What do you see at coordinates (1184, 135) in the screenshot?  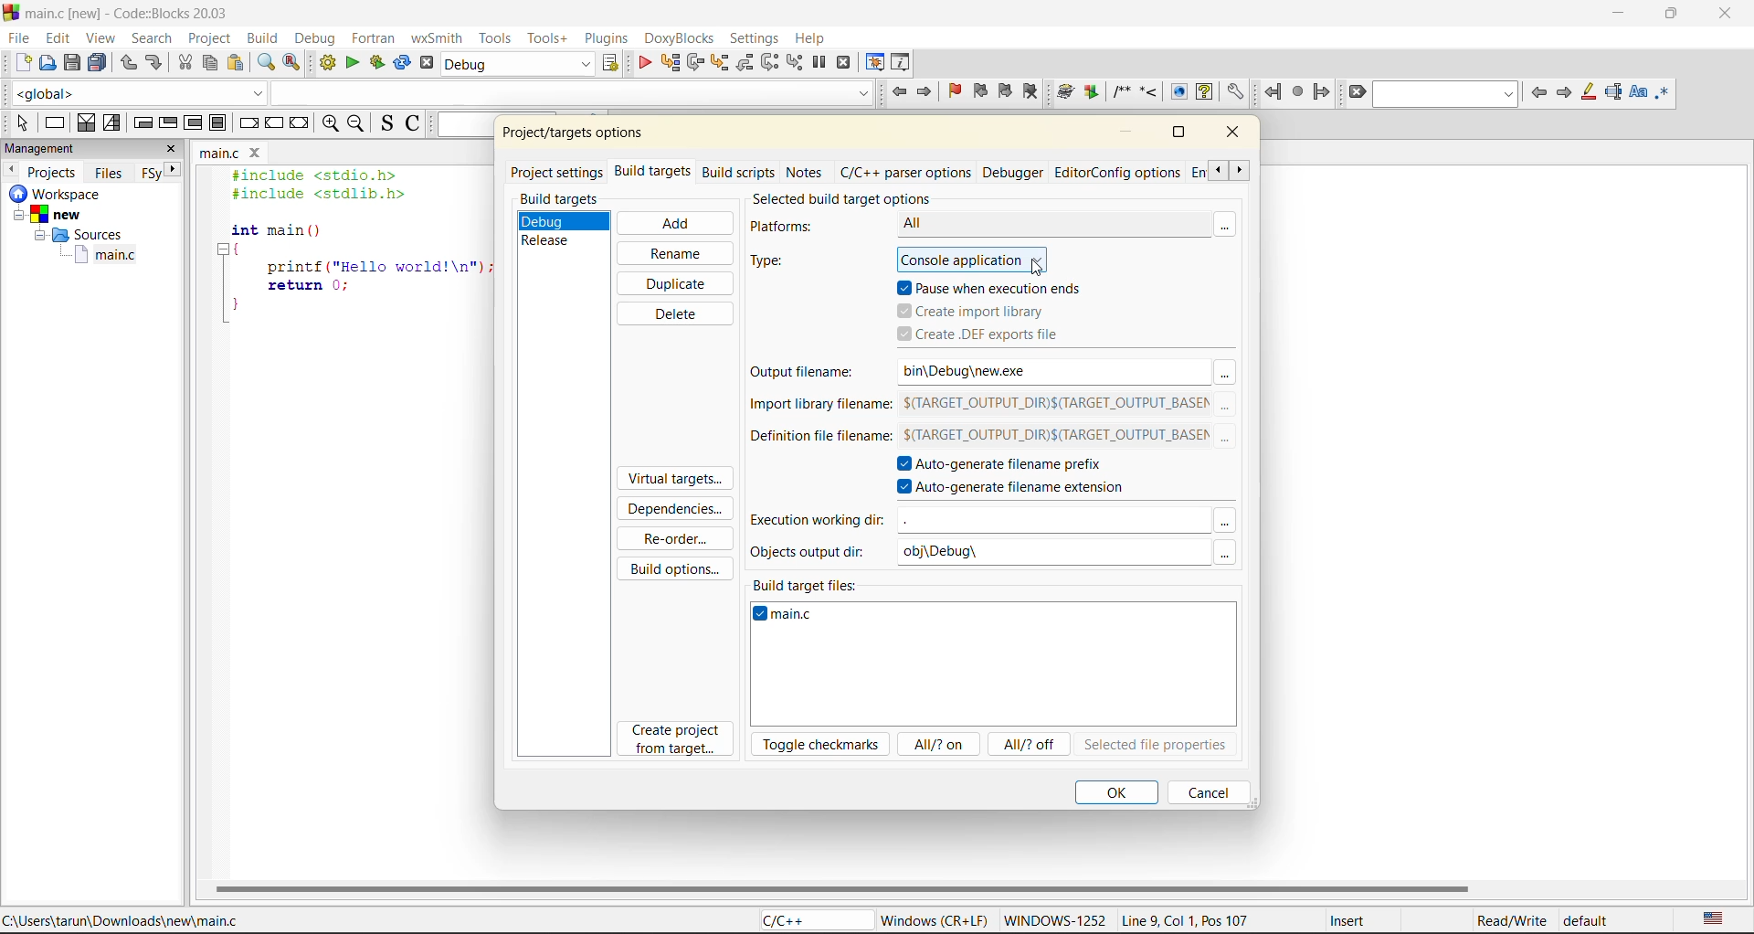 I see `maximize` at bounding box center [1184, 135].